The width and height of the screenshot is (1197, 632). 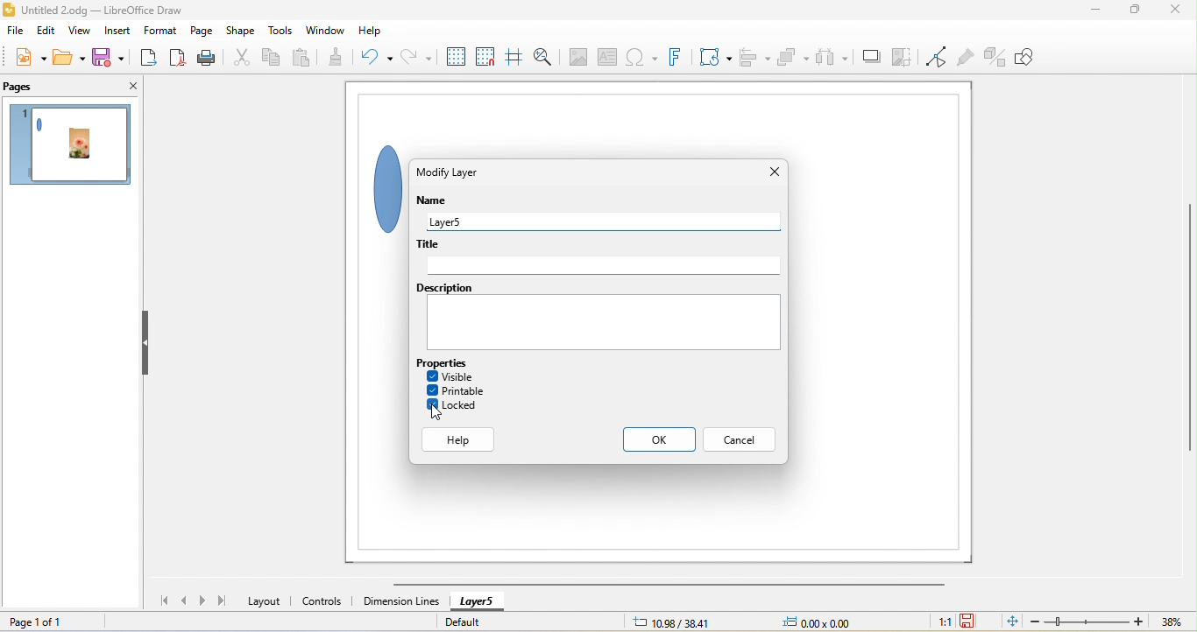 What do you see at coordinates (450, 175) in the screenshot?
I see `modify layer` at bounding box center [450, 175].